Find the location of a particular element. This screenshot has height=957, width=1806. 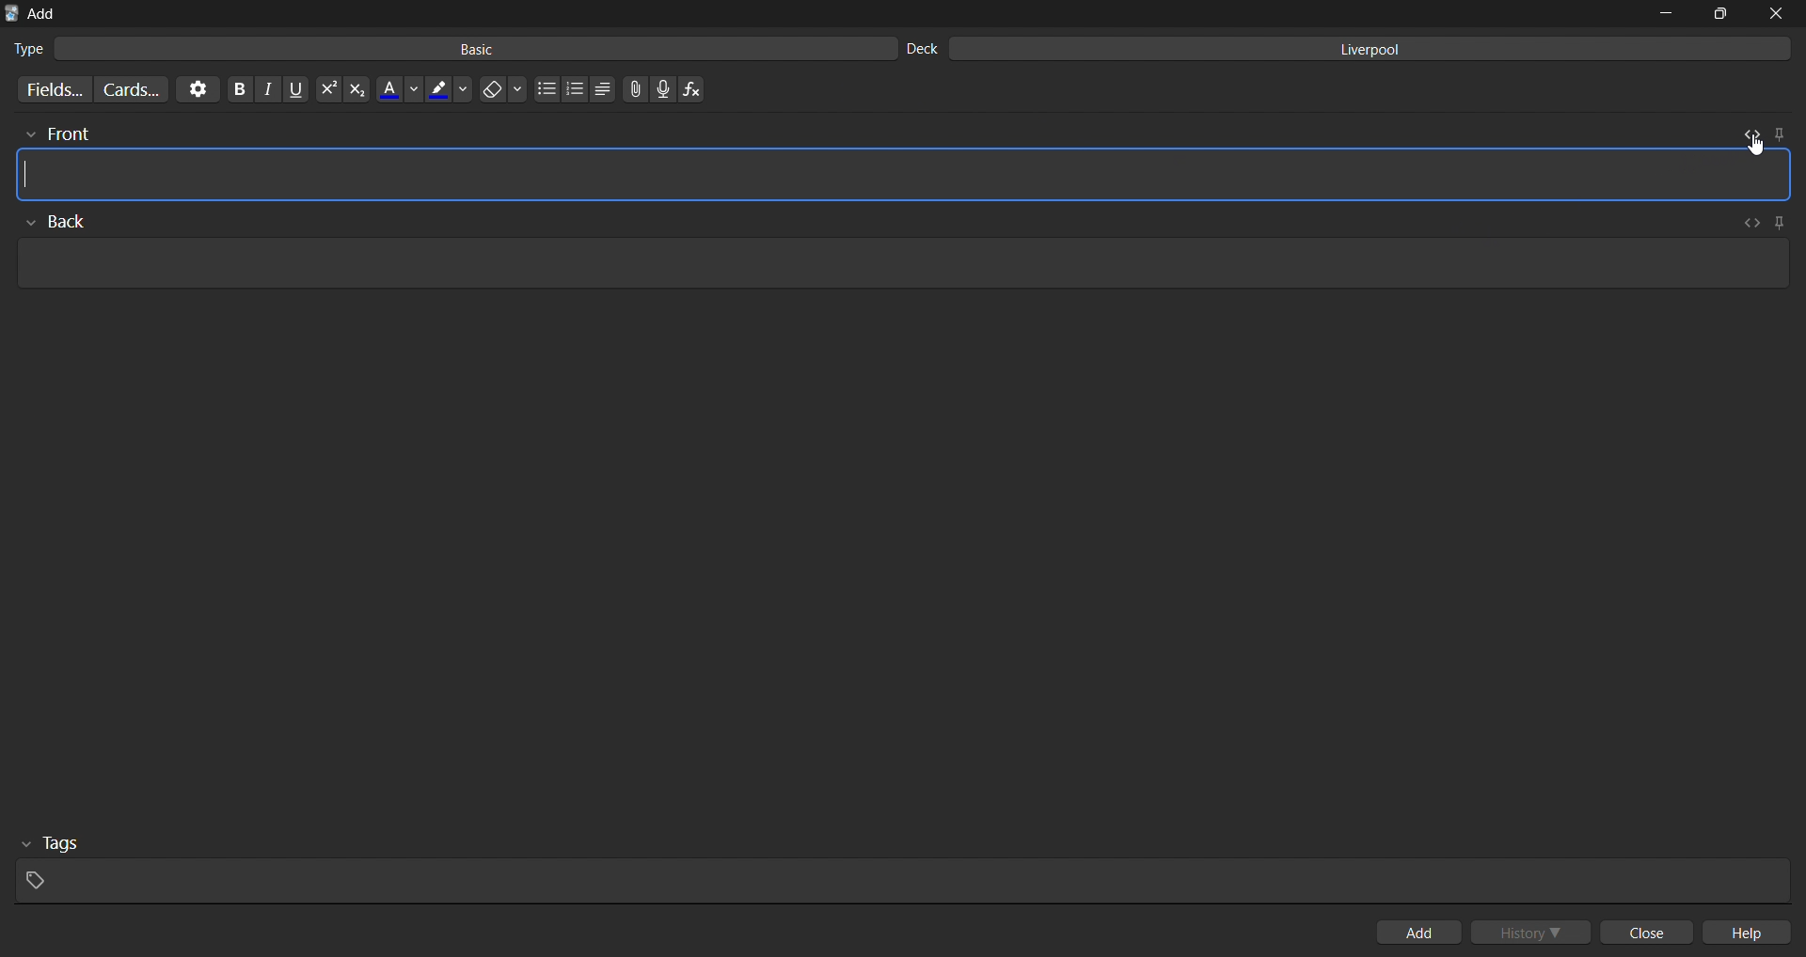

minimize is located at coordinates (1664, 13).